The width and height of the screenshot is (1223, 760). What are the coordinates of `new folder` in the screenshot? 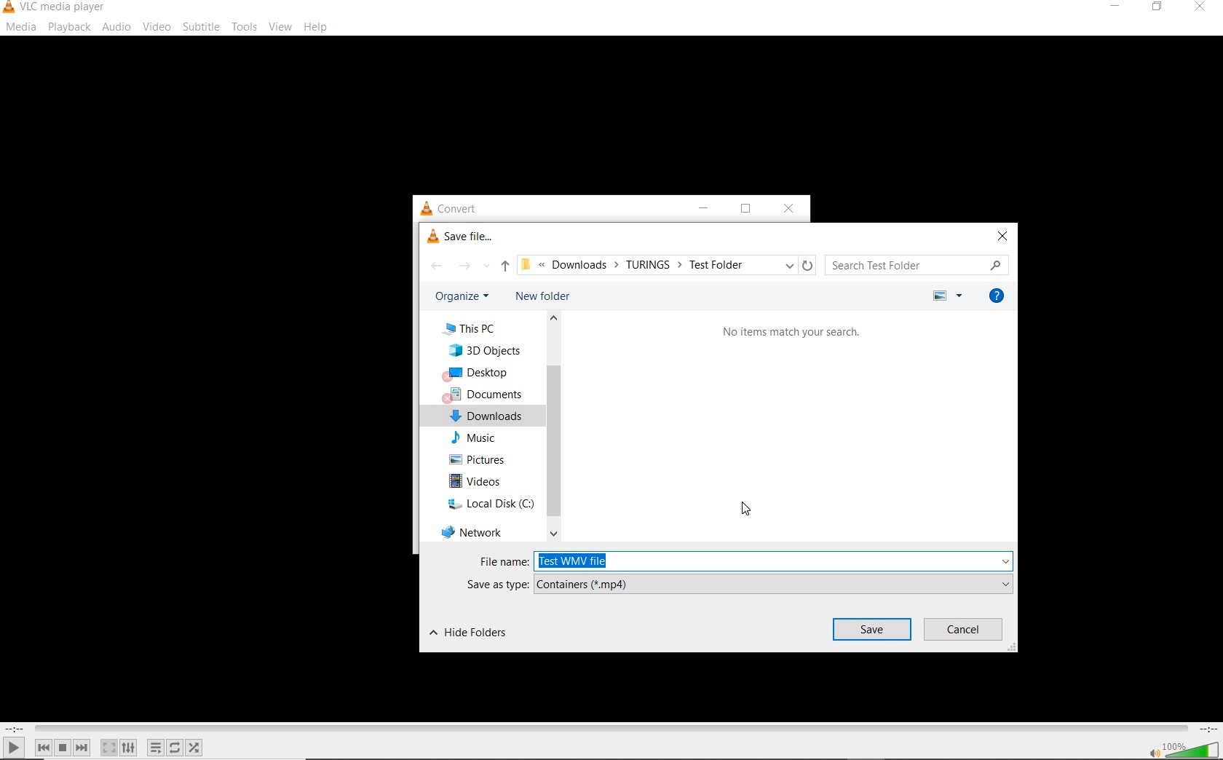 It's located at (542, 296).